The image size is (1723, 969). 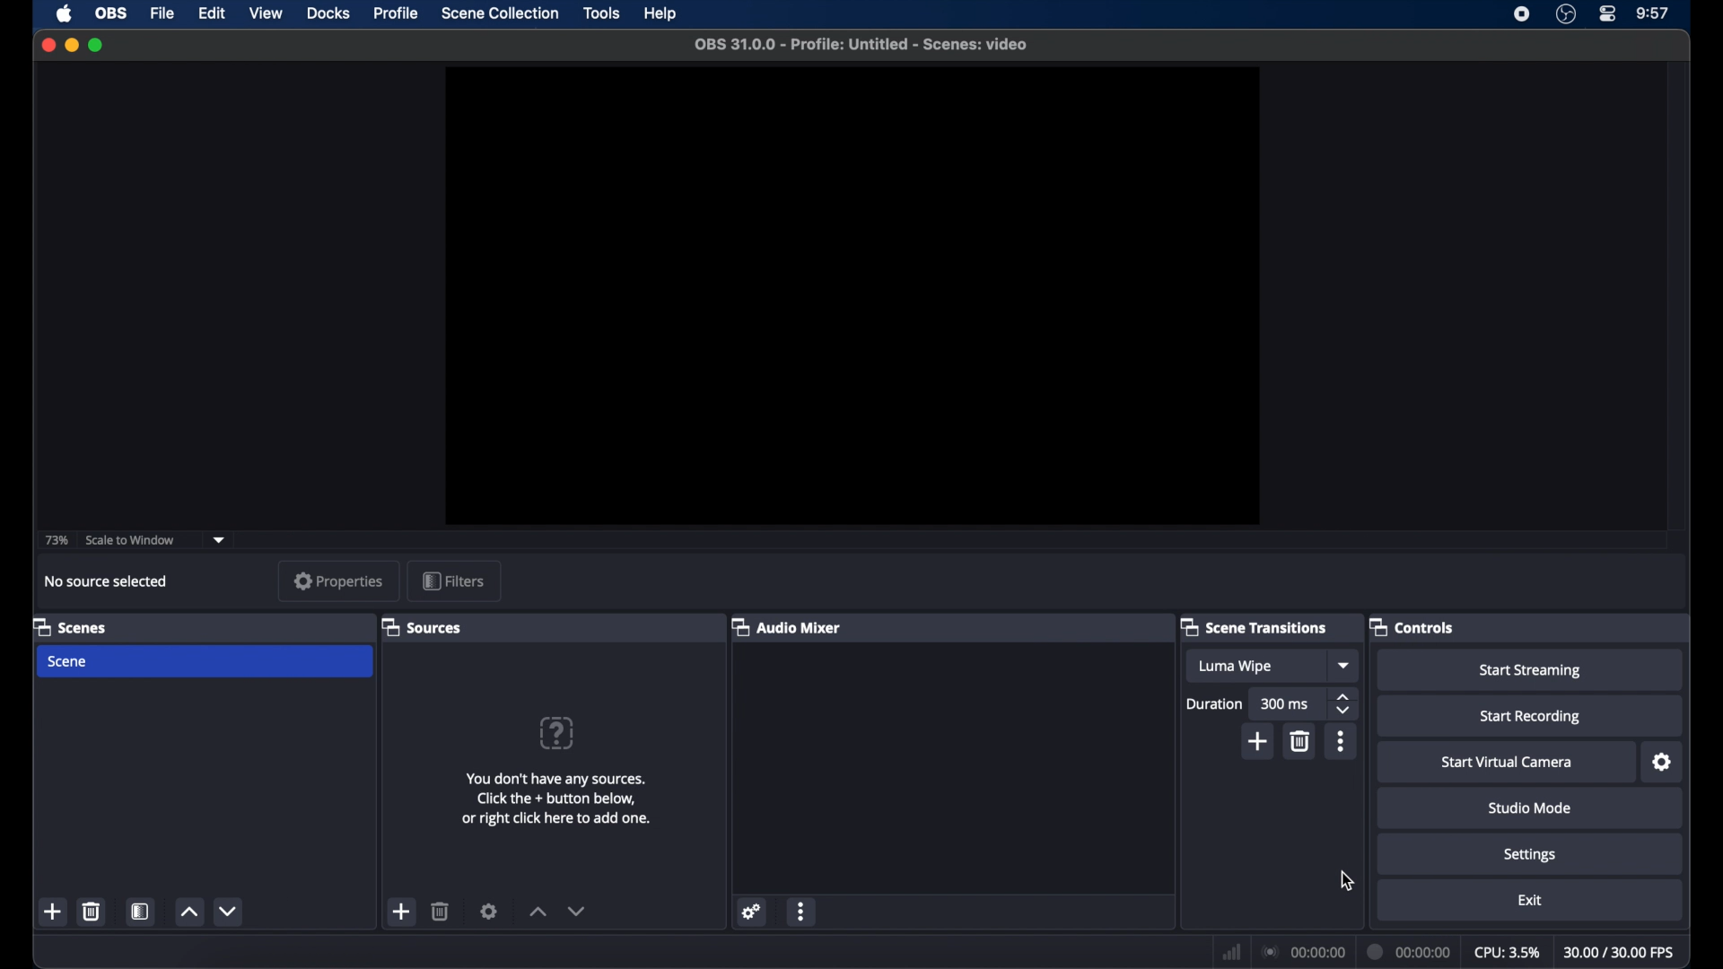 I want to click on apple icon, so click(x=66, y=13).